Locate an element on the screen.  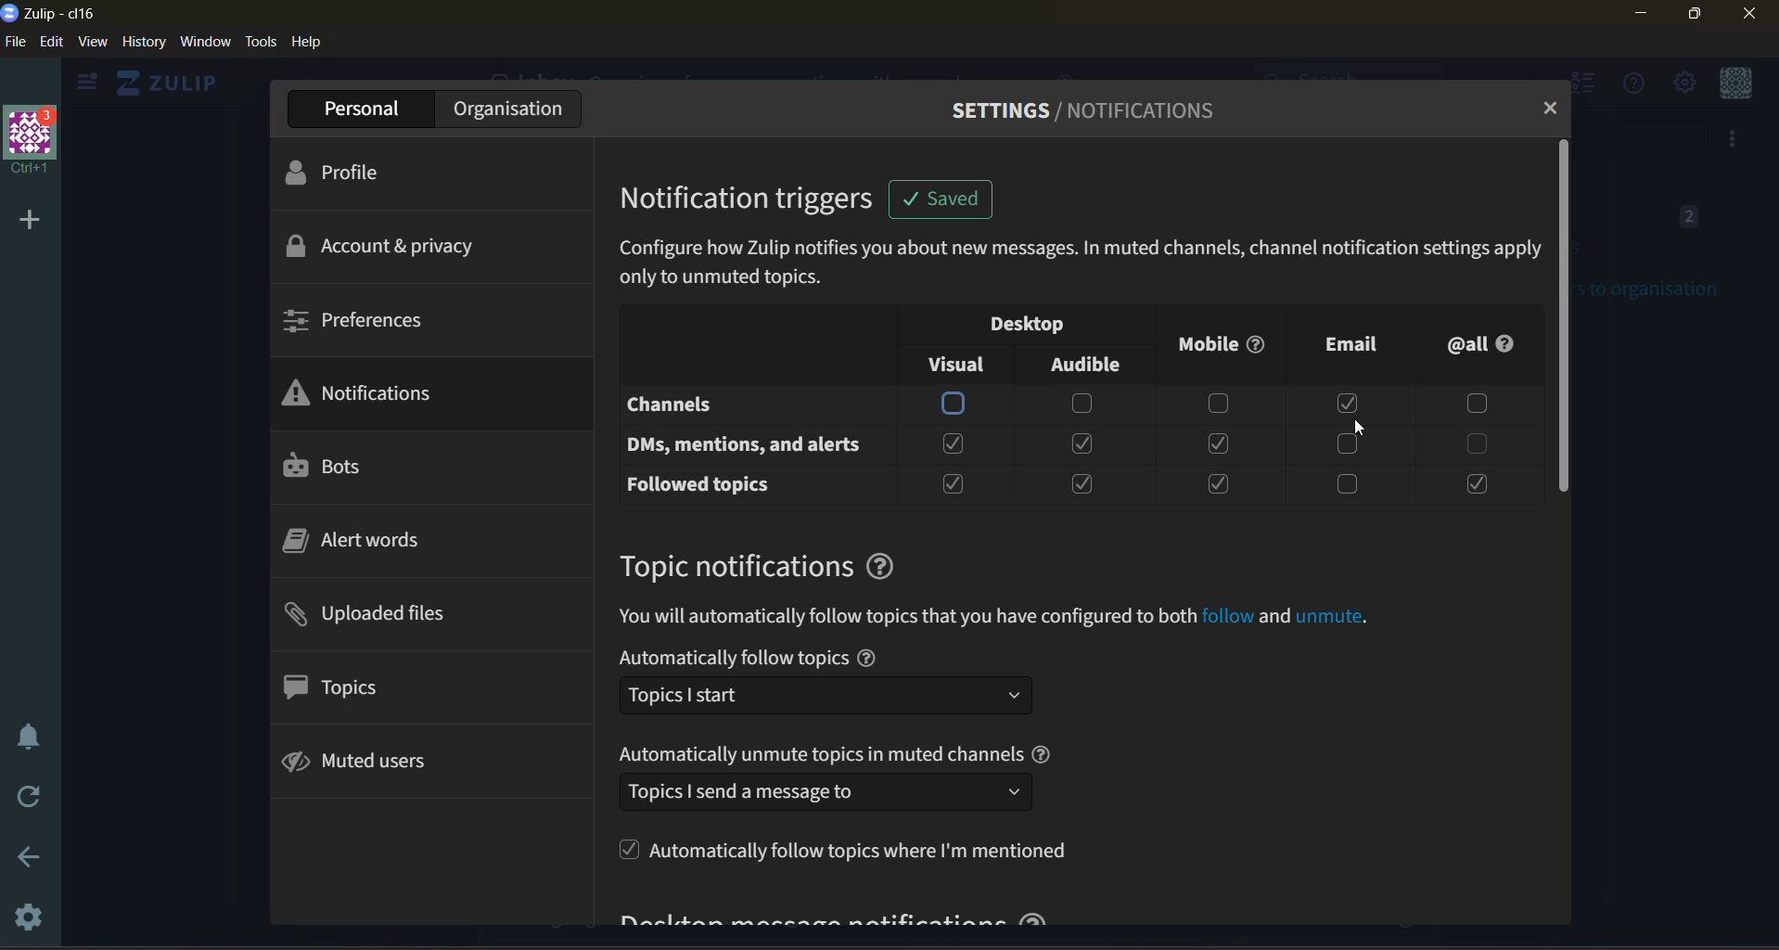
history is located at coordinates (144, 41).